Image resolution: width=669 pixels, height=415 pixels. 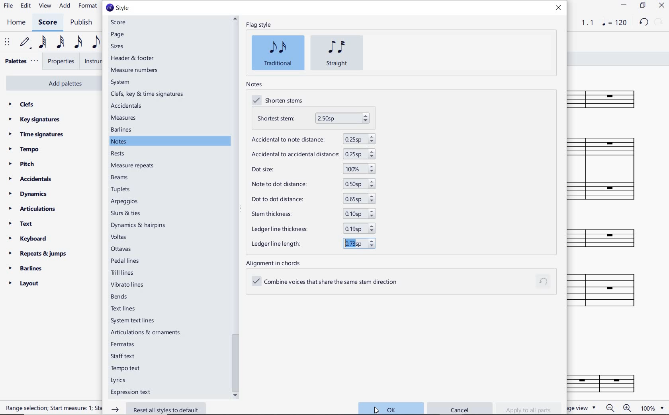 I want to click on Instrument: Flute, so click(x=608, y=98).